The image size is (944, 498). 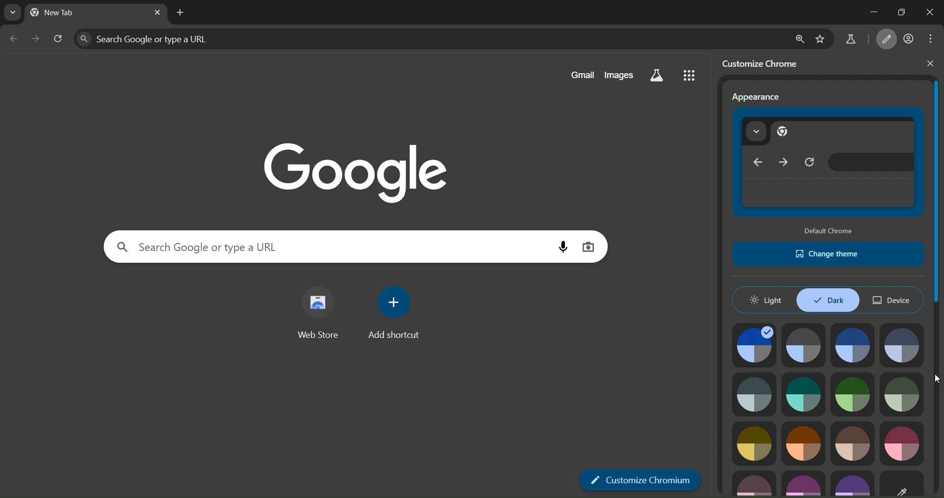 I want to click on theme, so click(x=855, y=345).